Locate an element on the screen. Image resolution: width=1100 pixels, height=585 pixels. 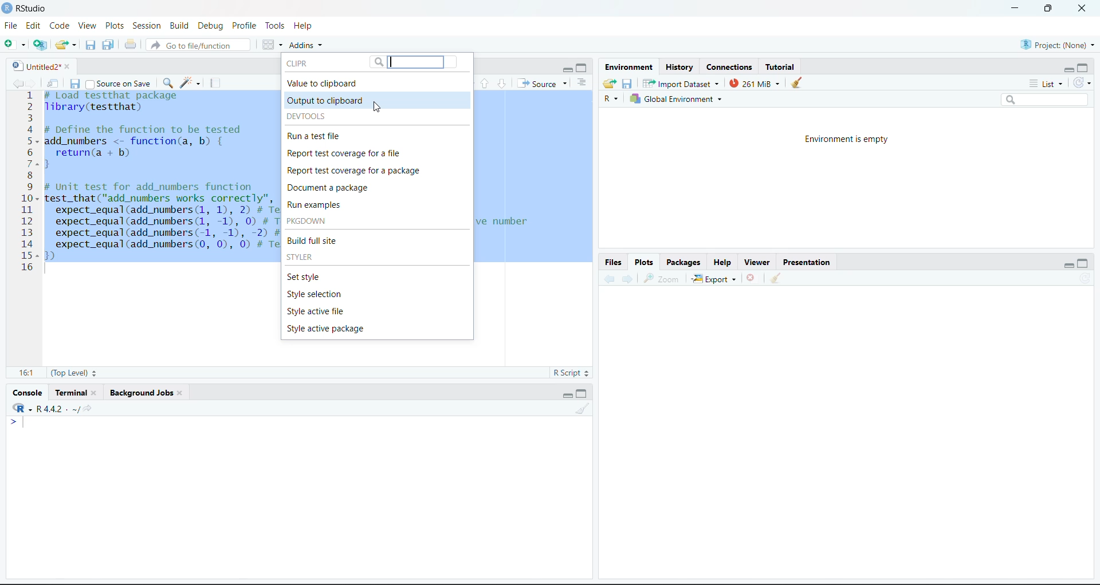
Print is located at coordinates (131, 45).